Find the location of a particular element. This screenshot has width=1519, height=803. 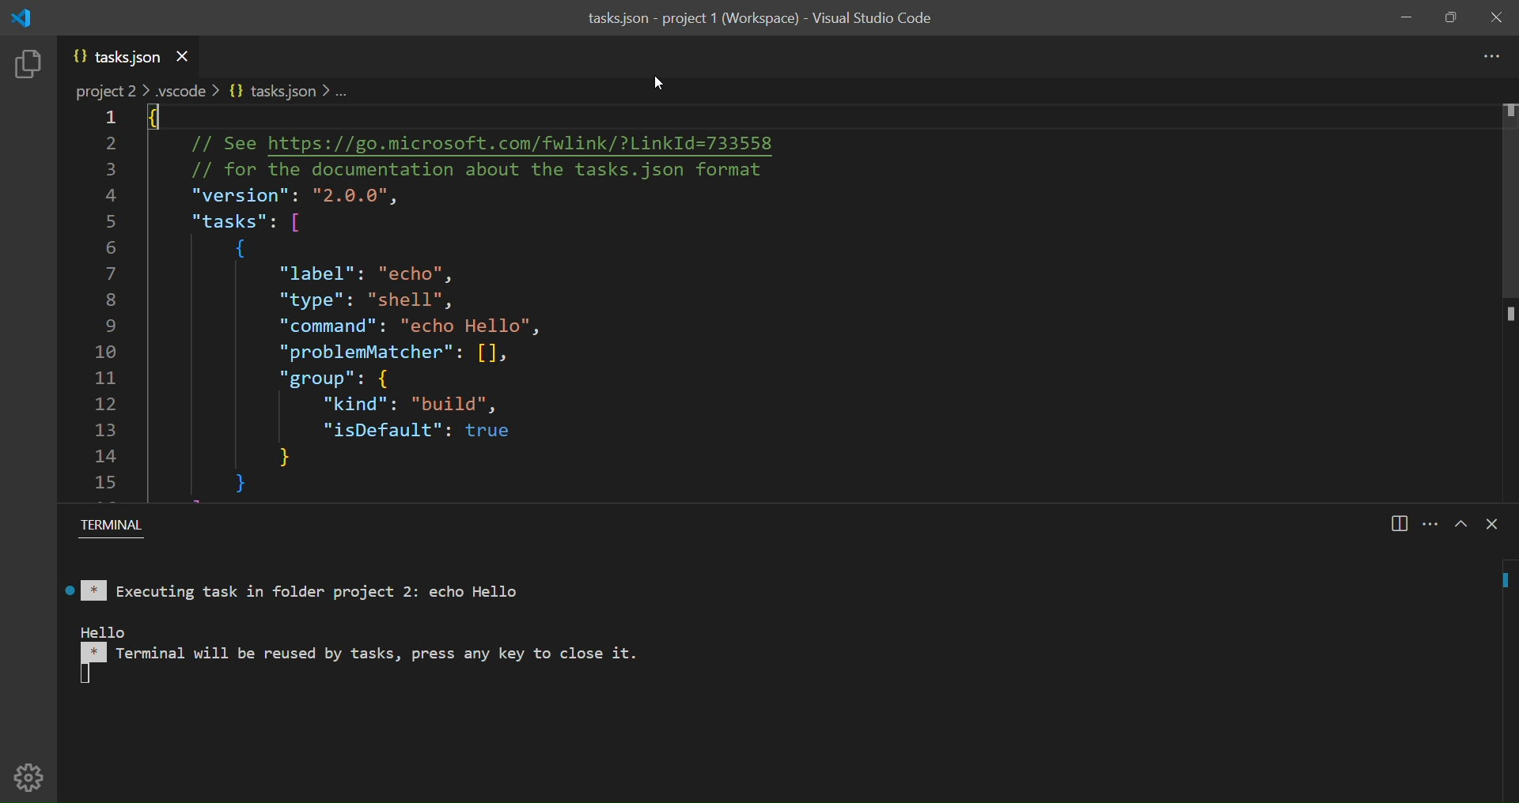

more actions is located at coordinates (1489, 55).